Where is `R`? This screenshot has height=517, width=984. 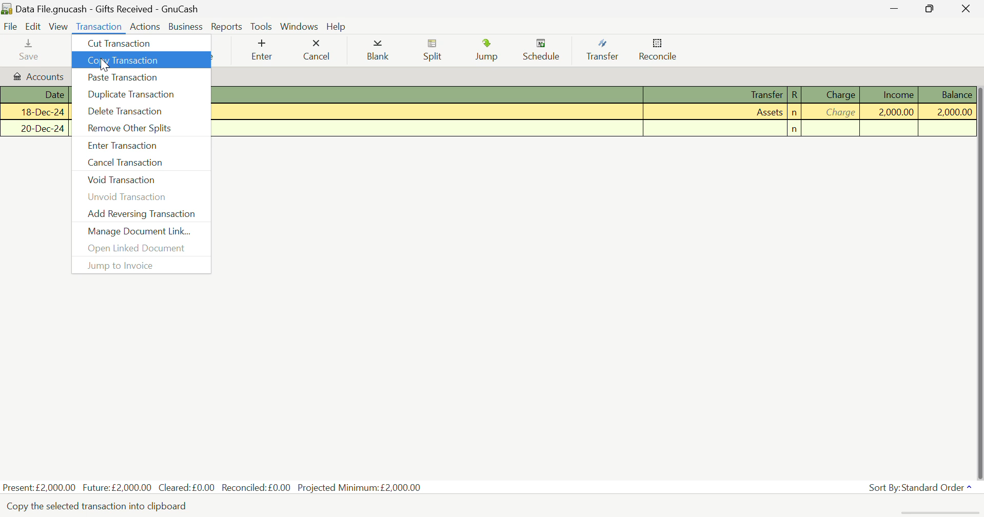 R is located at coordinates (794, 95).